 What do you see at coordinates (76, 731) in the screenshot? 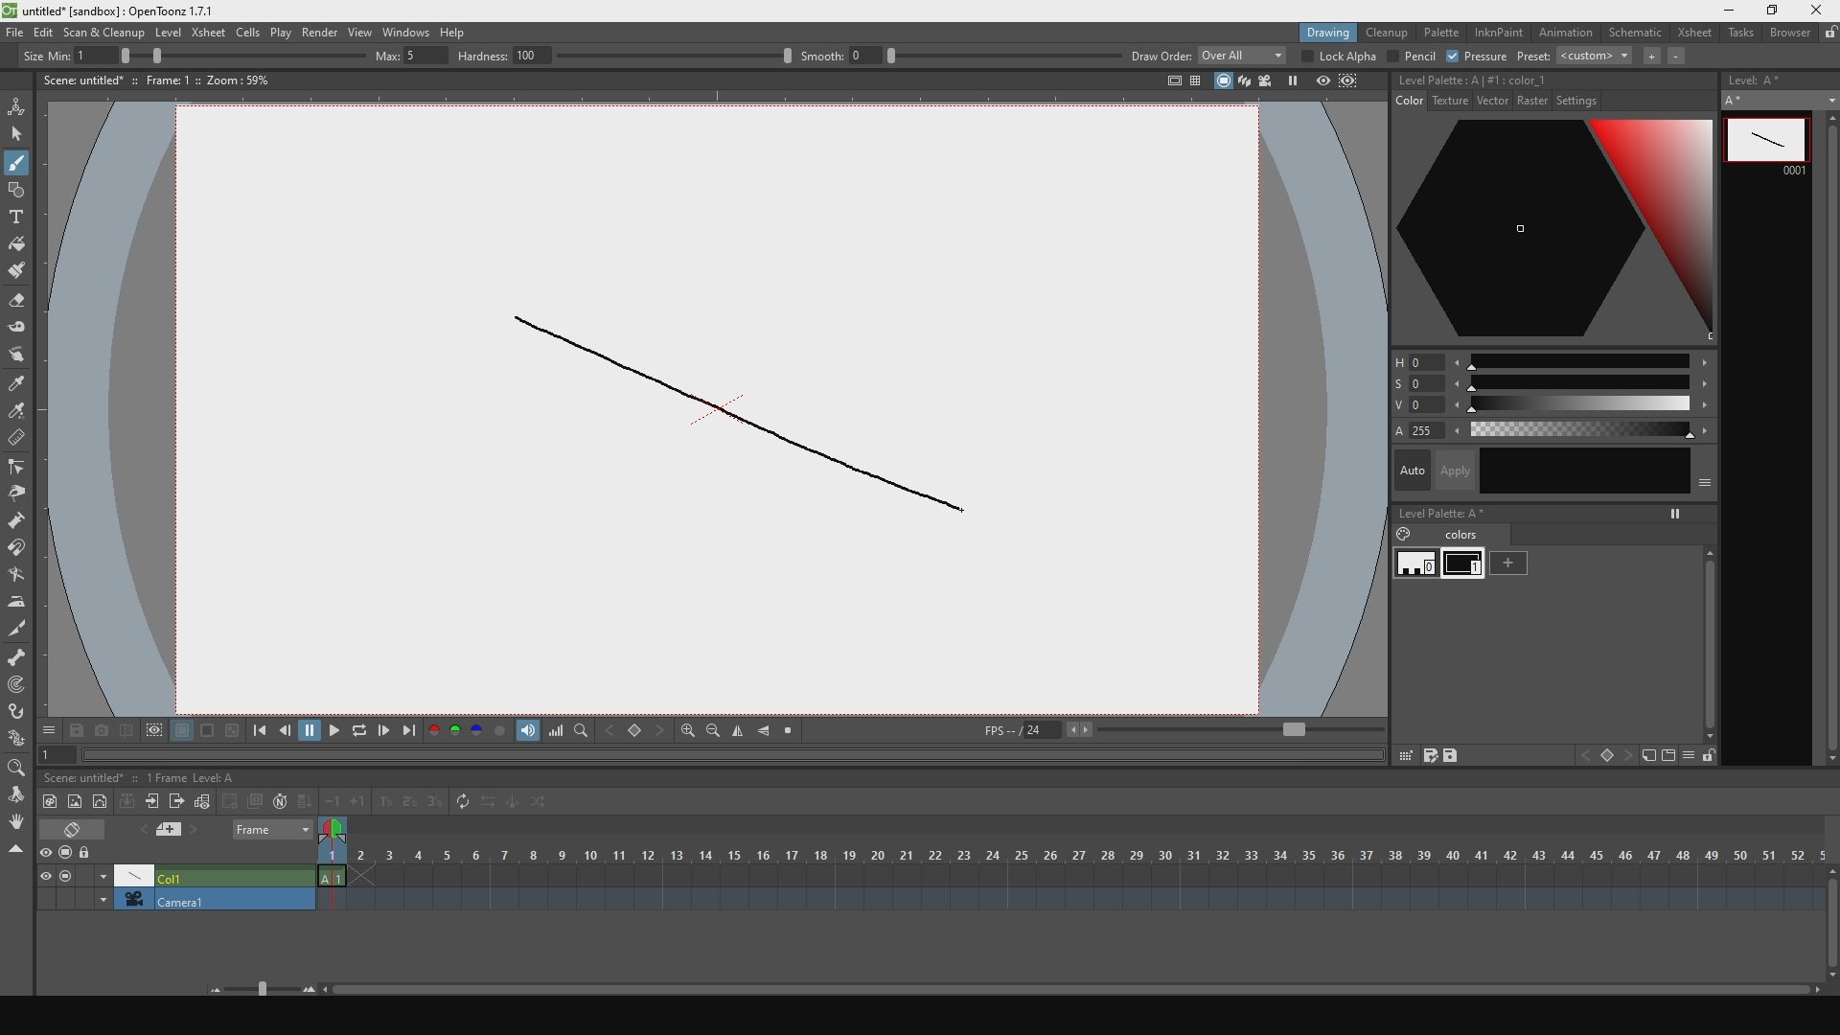
I see `save` at bounding box center [76, 731].